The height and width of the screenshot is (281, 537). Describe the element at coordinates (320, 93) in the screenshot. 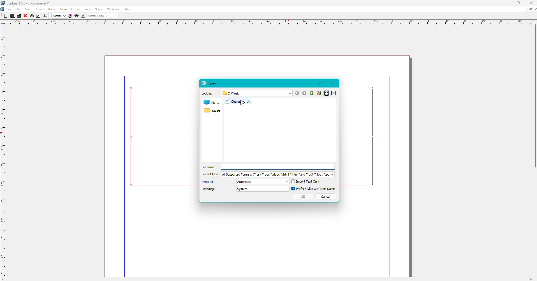

I see `add folder` at that location.